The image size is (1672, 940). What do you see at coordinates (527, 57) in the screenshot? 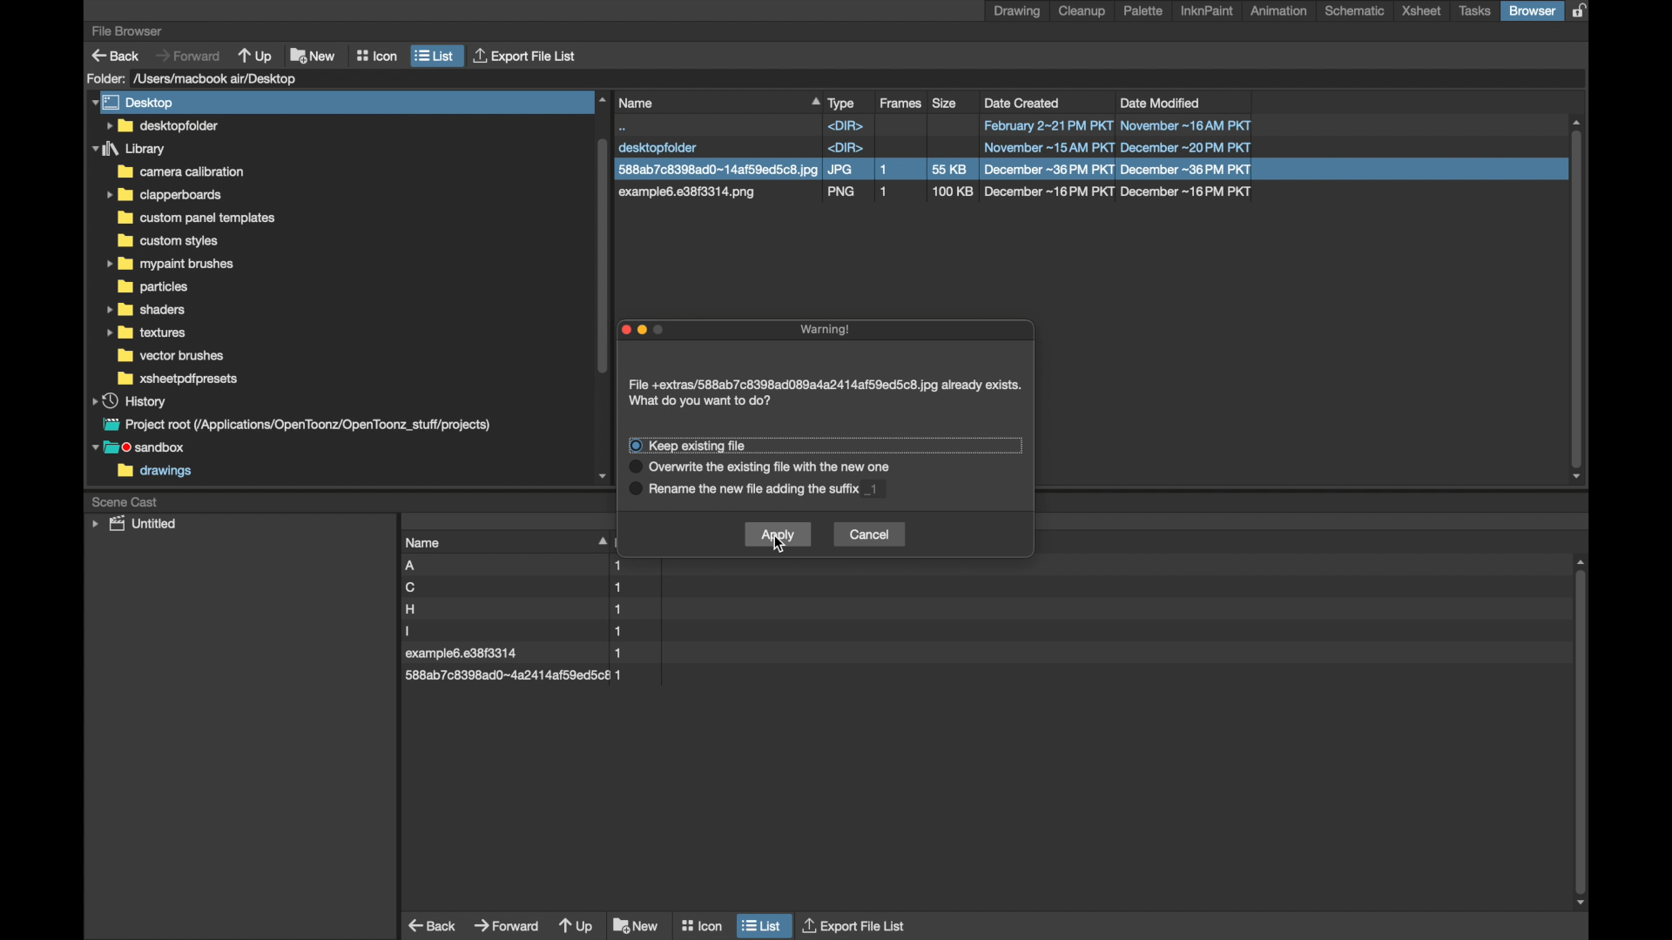
I see `export file list` at bounding box center [527, 57].